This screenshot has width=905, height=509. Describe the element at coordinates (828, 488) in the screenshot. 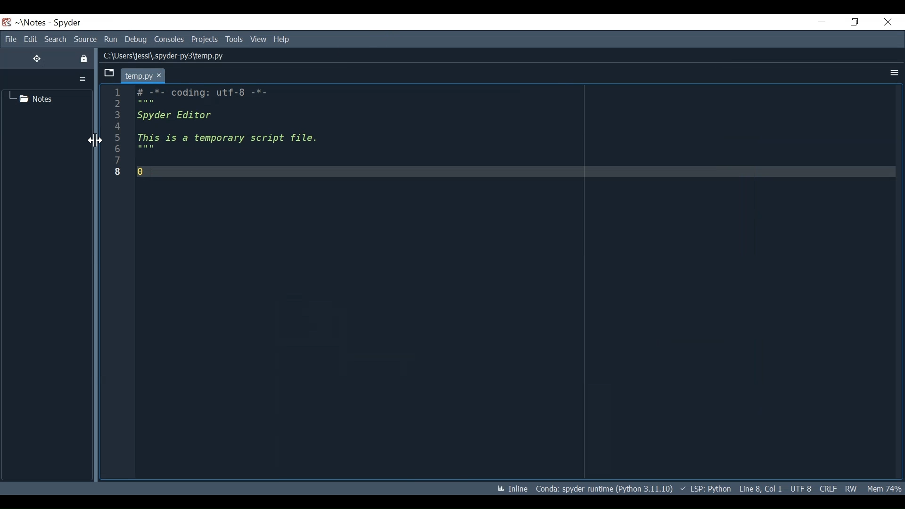

I see `CRLF` at that location.